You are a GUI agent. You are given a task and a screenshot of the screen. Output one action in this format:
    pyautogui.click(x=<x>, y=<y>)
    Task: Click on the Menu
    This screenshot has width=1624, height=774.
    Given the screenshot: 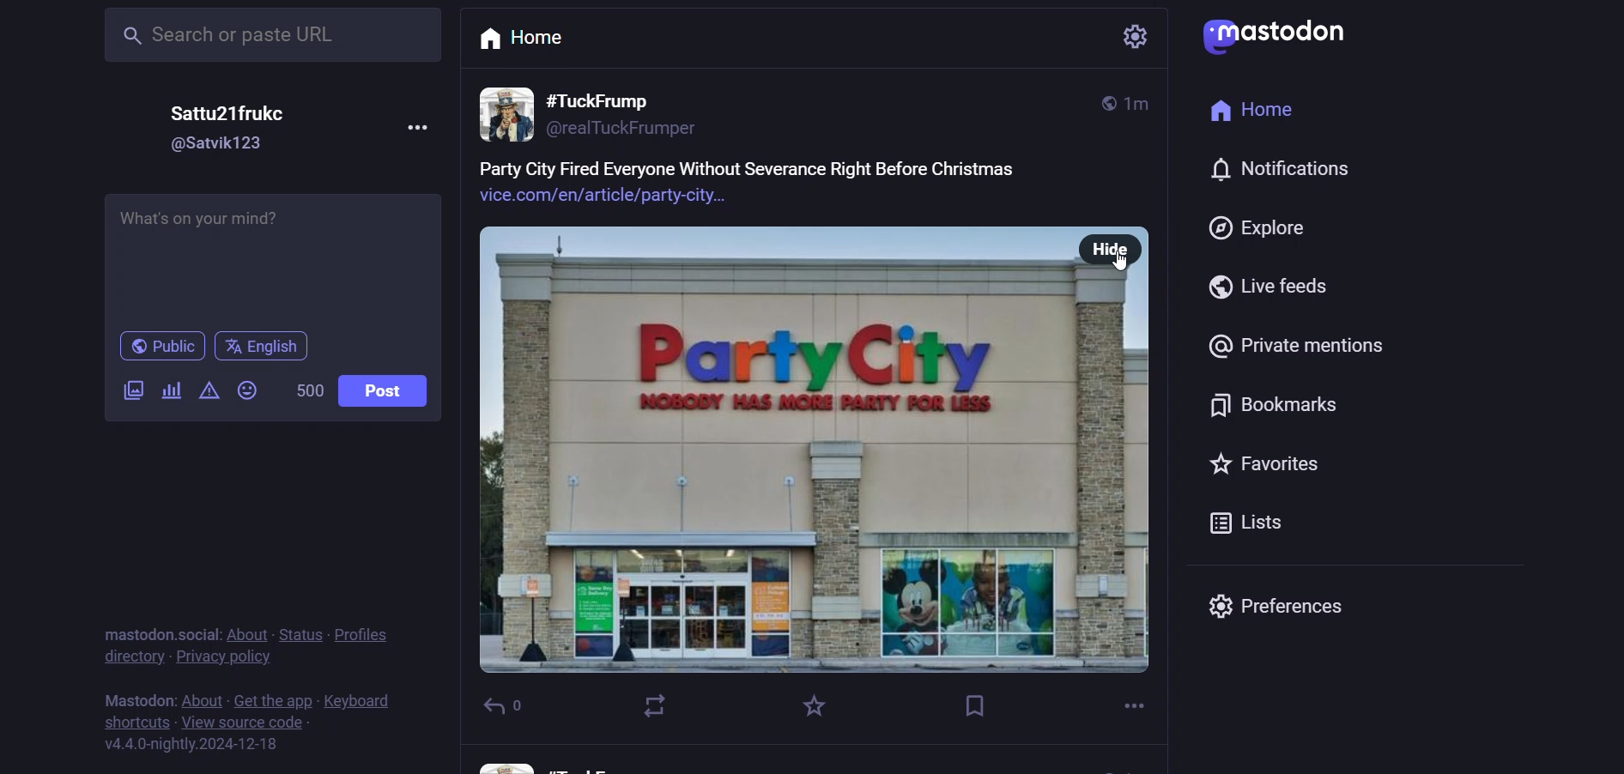 What is the action you would take?
    pyautogui.click(x=418, y=128)
    